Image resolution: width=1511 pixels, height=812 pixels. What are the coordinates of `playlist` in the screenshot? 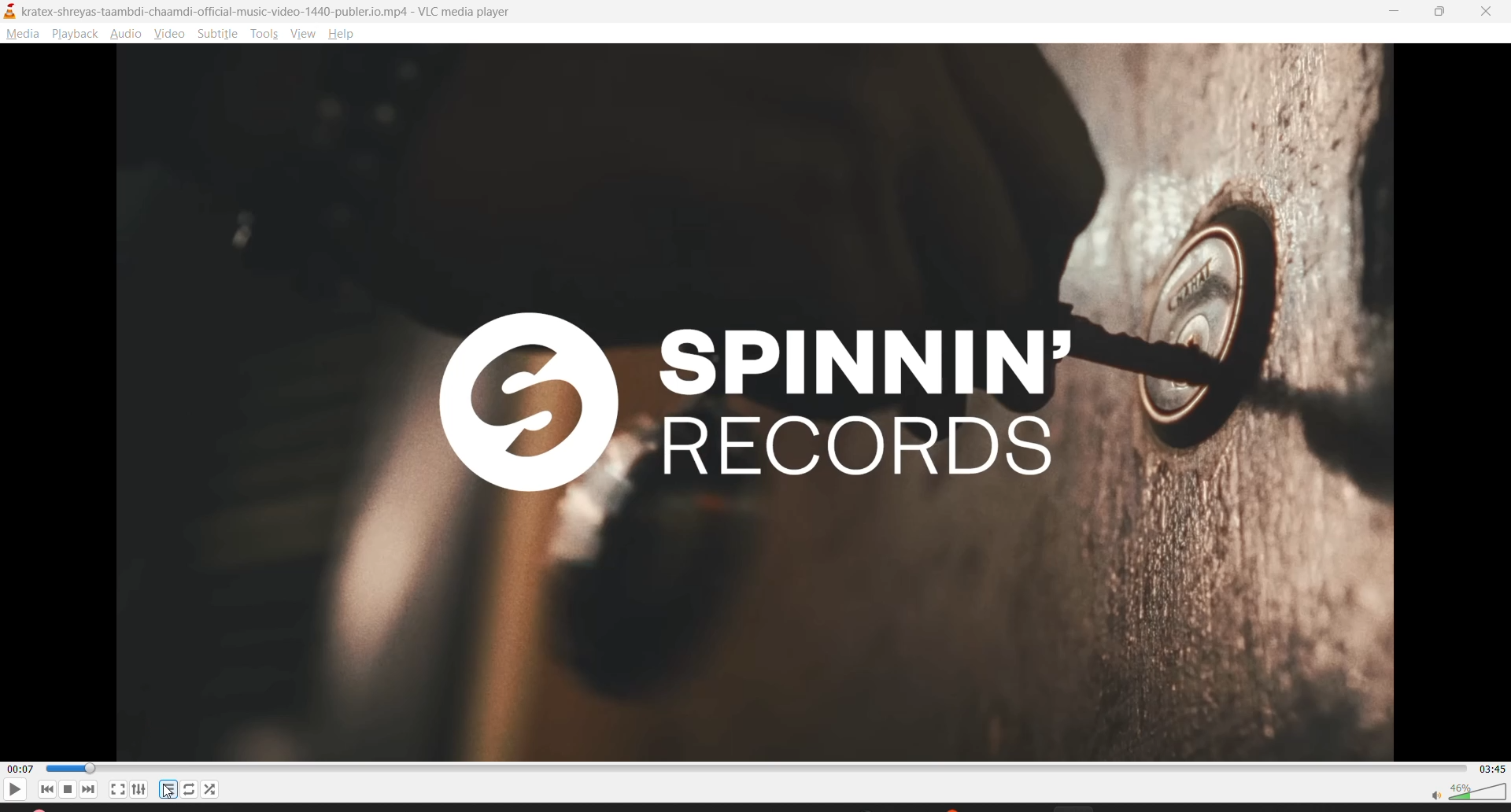 It's located at (168, 788).